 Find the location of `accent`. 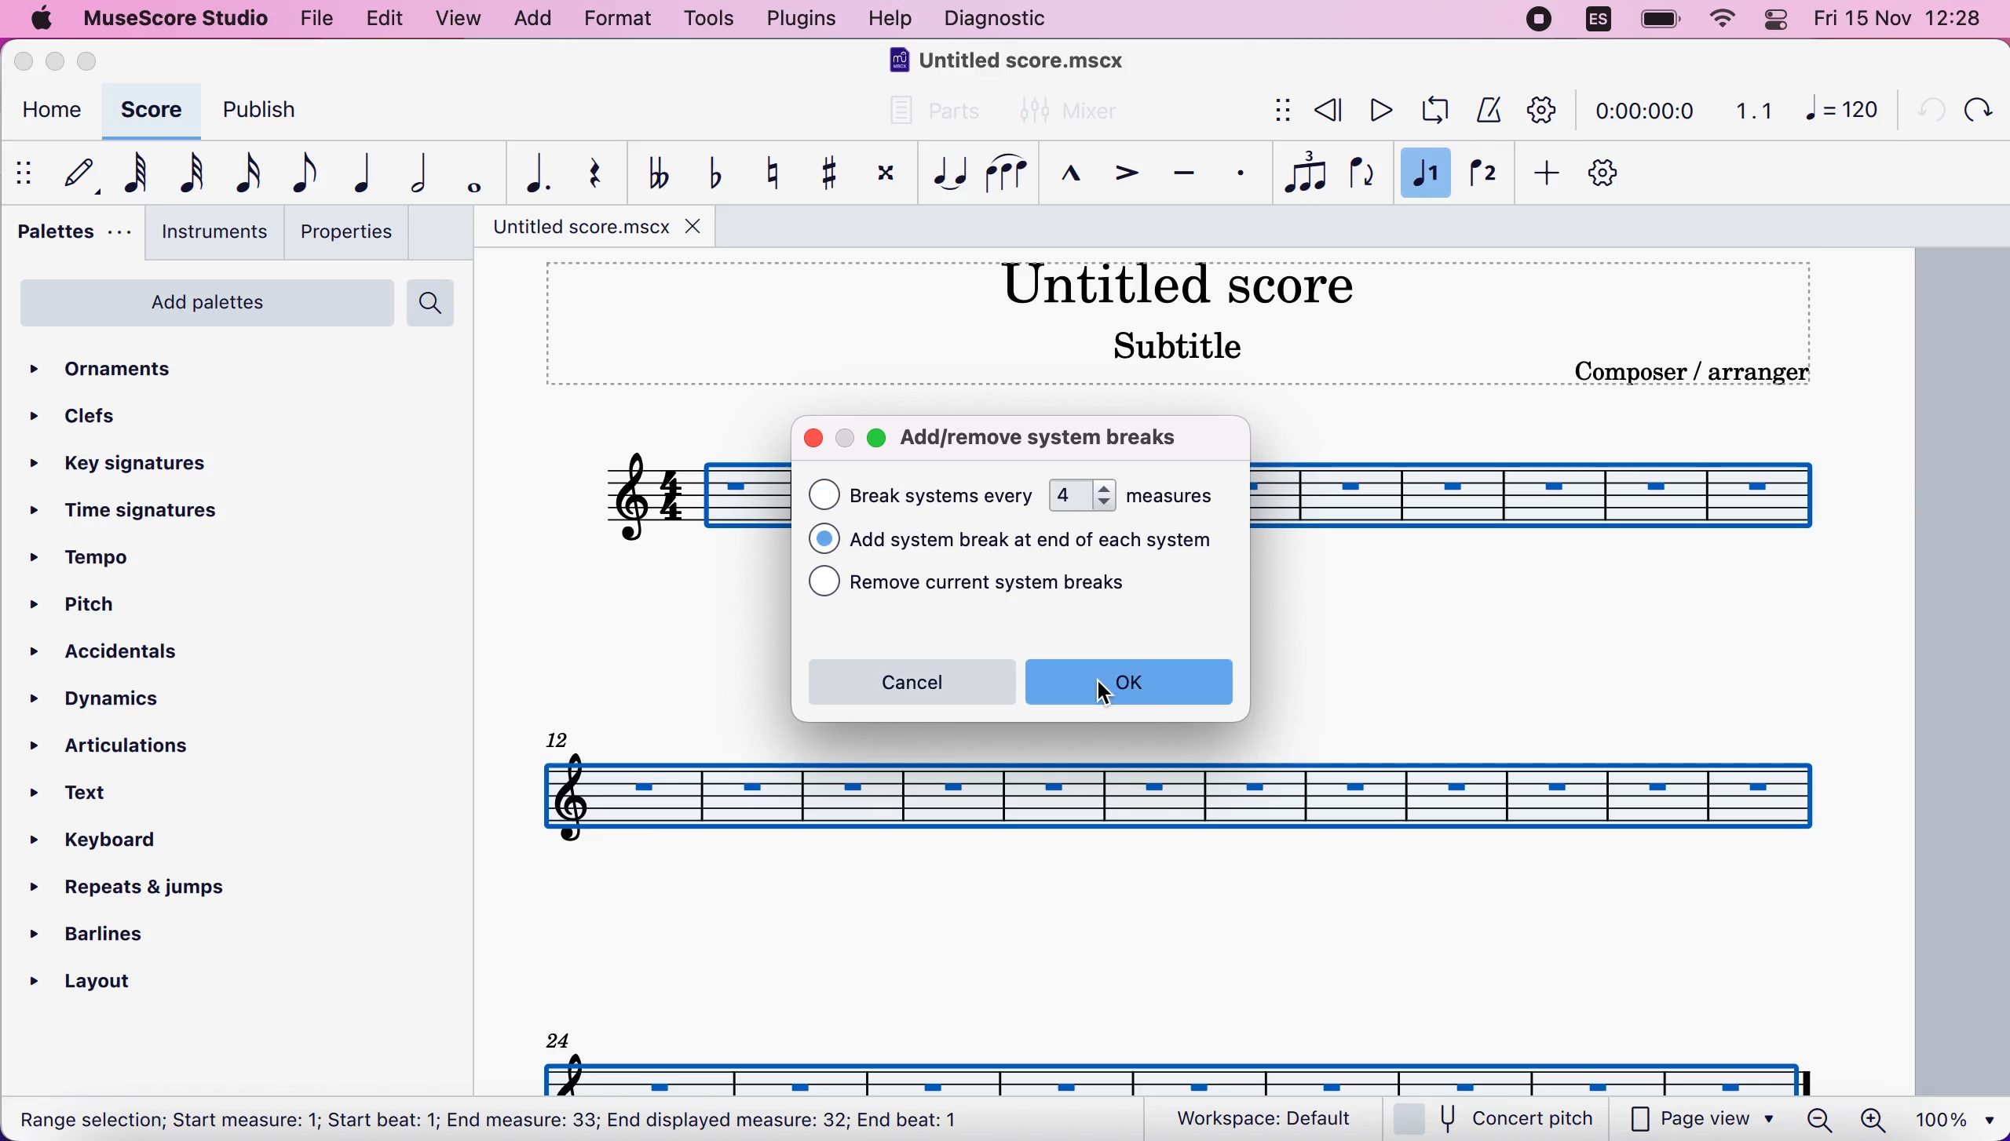

accent is located at coordinates (1118, 176).